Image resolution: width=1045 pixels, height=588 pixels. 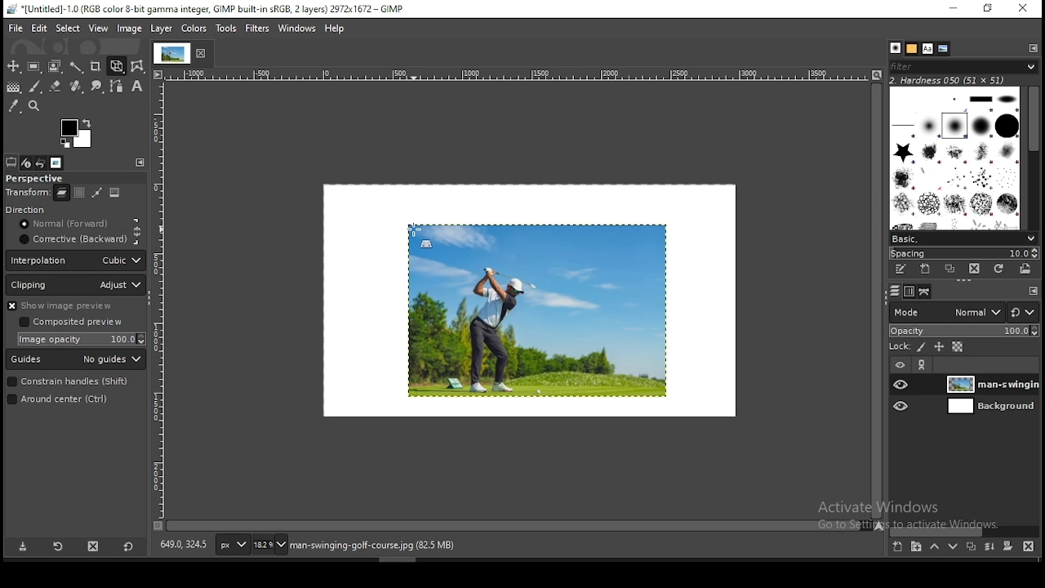 What do you see at coordinates (534, 309) in the screenshot?
I see `image` at bounding box center [534, 309].